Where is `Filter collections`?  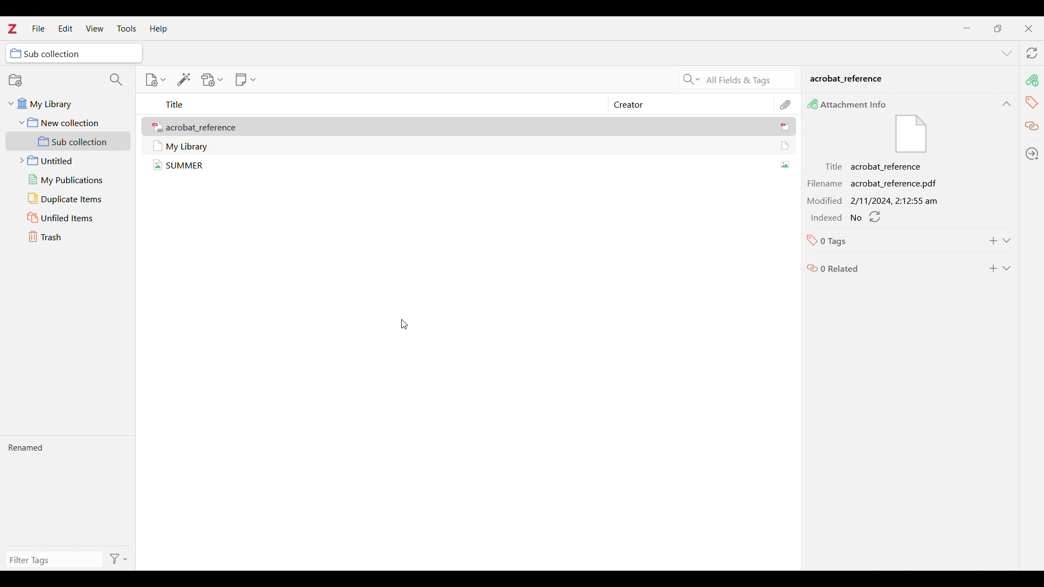
Filter collections is located at coordinates (116, 80).